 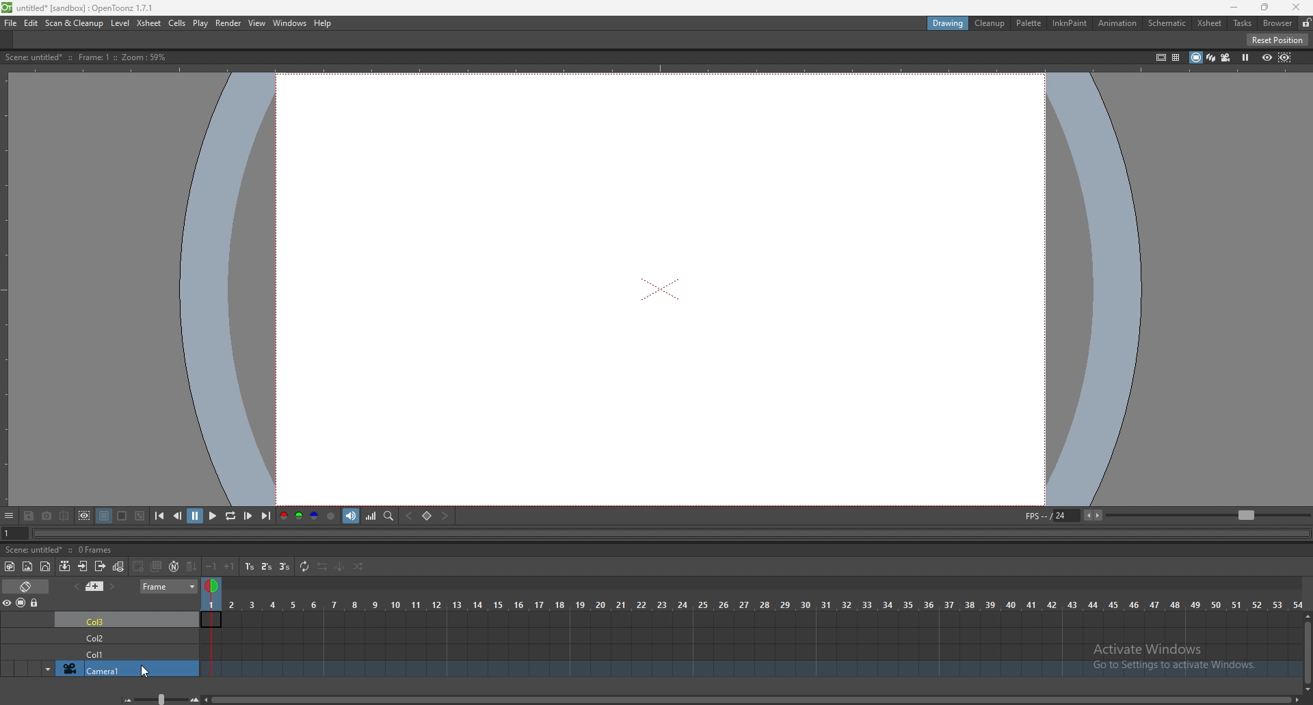 I want to click on soundtrack, so click(x=352, y=516).